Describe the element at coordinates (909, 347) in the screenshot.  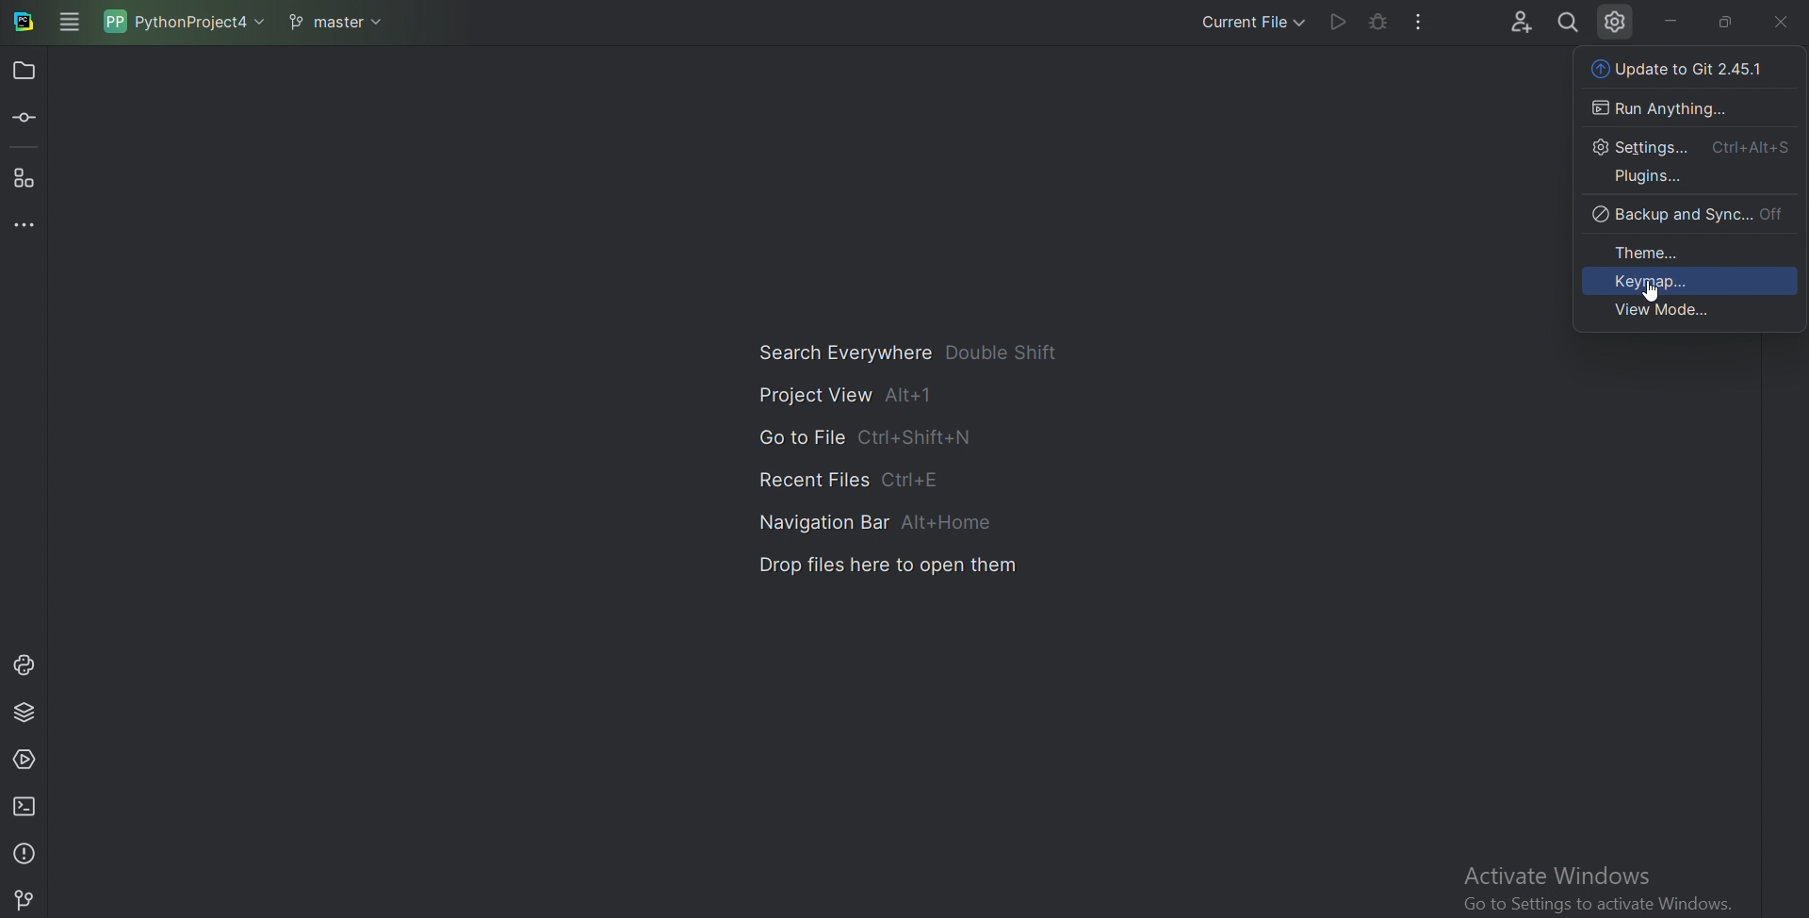
I see `Search Everywhere double shift` at that location.